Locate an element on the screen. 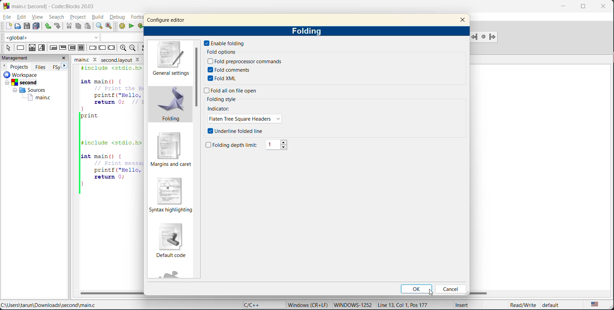  file name is located at coordinates (86, 59).